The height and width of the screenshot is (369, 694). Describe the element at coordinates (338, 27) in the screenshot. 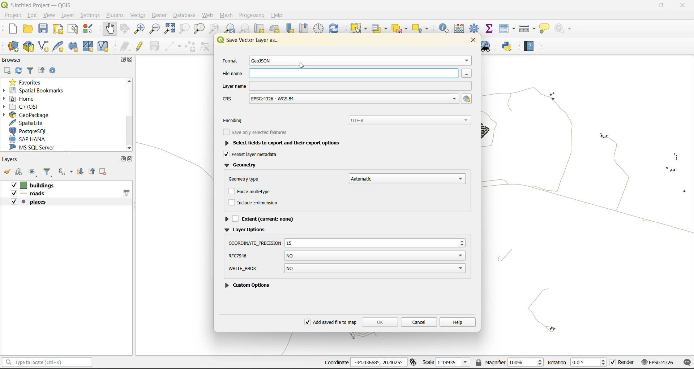

I see `refresh` at that location.